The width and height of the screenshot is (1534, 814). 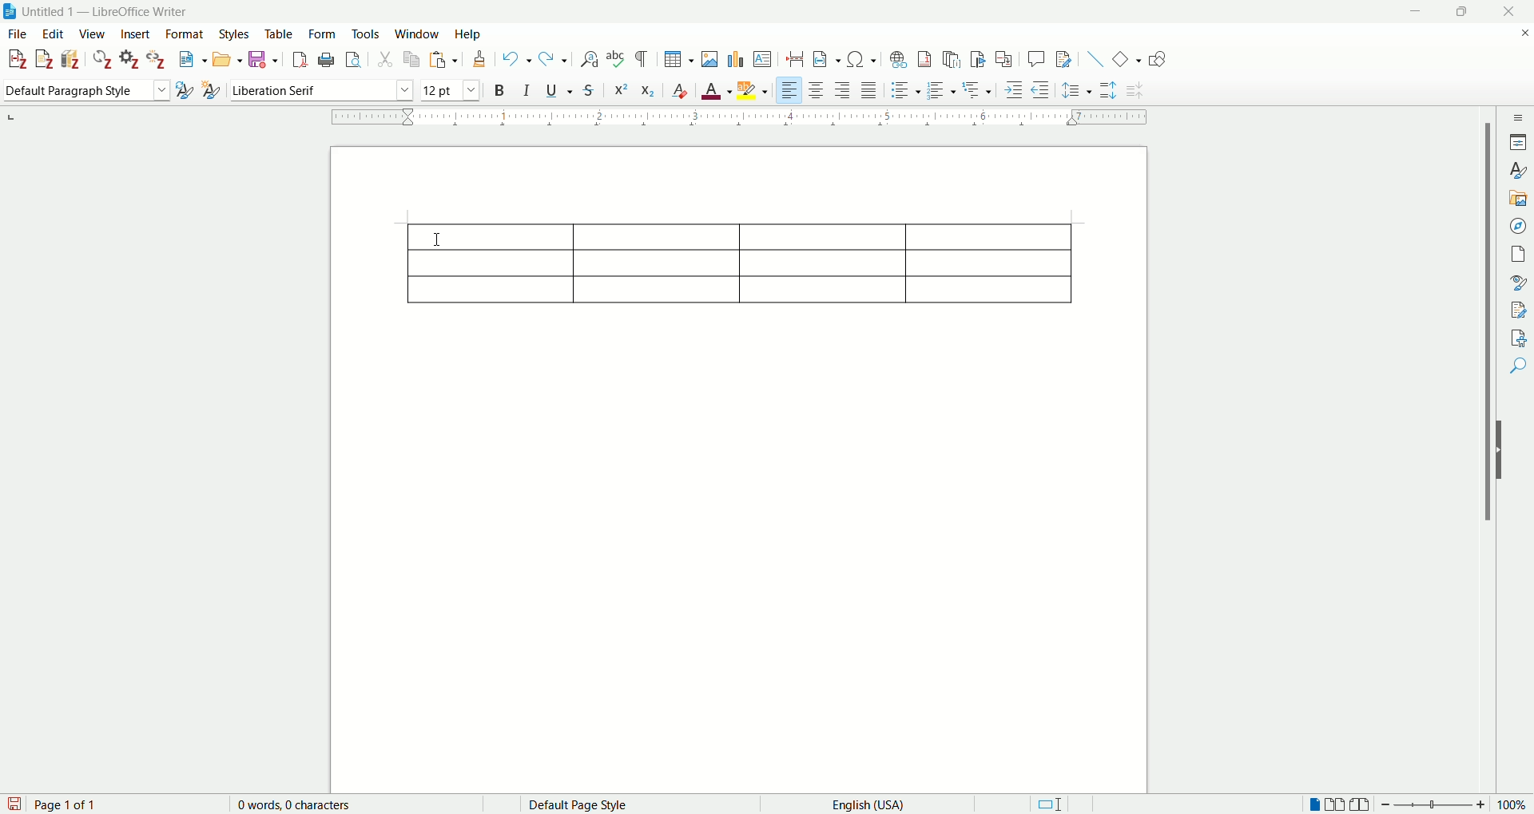 What do you see at coordinates (1007, 58) in the screenshot?
I see `insert cross-reference` at bounding box center [1007, 58].